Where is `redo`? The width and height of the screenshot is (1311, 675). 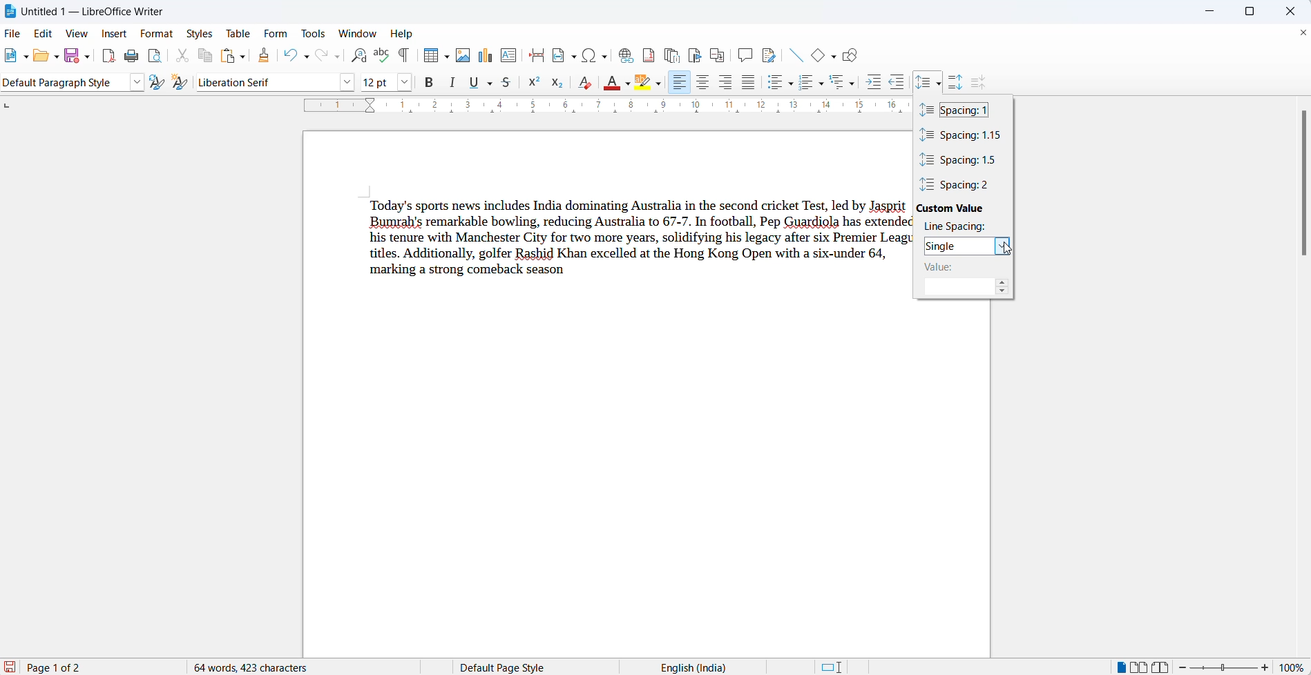
redo is located at coordinates (319, 57).